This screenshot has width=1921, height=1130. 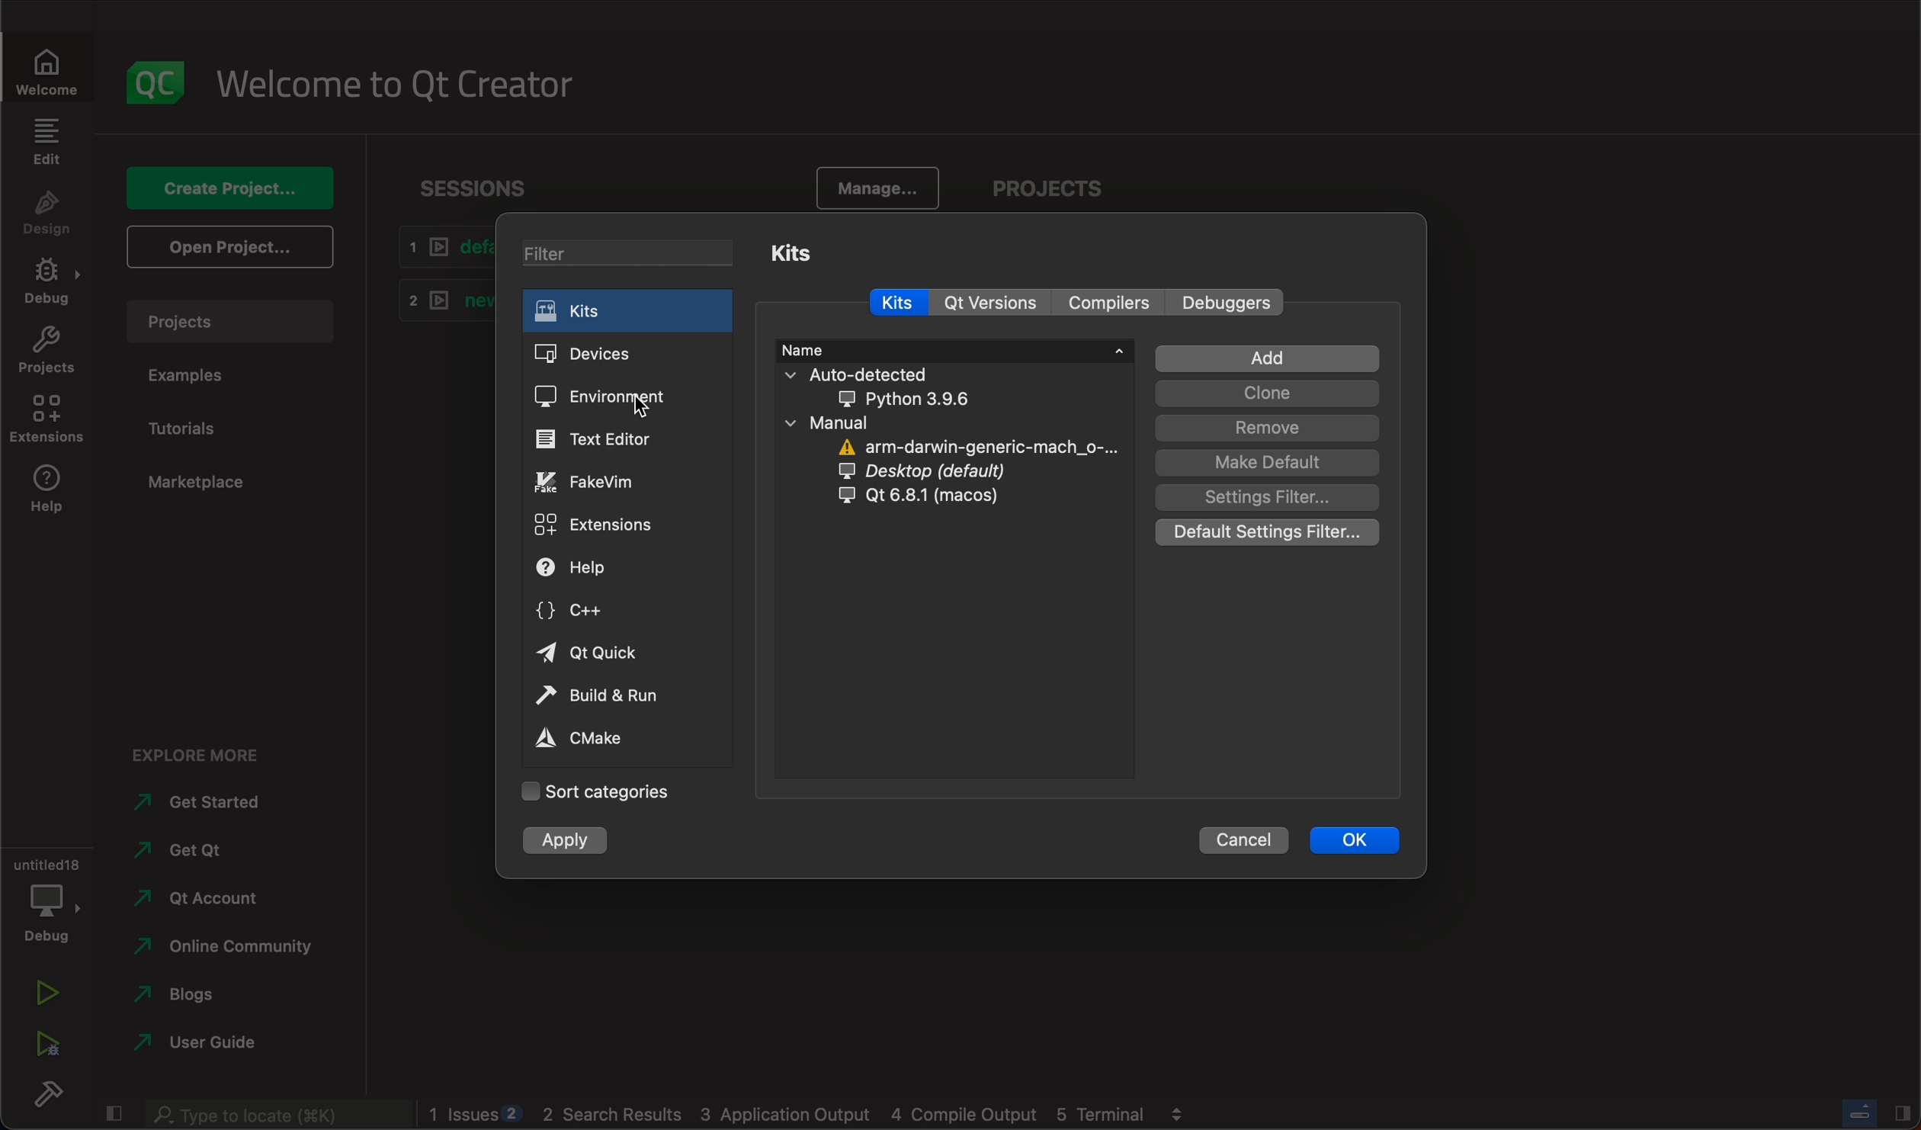 What do you see at coordinates (621, 355) in the screenshot?
I see `devices` at bounding box center [621, 355].